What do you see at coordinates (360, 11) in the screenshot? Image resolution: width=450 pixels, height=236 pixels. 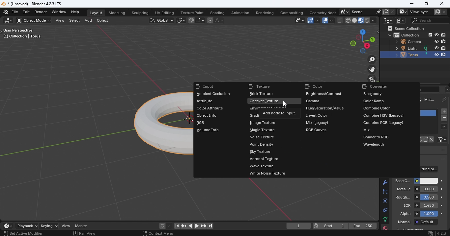 I see `Scene` at bounding box center [360, 11].